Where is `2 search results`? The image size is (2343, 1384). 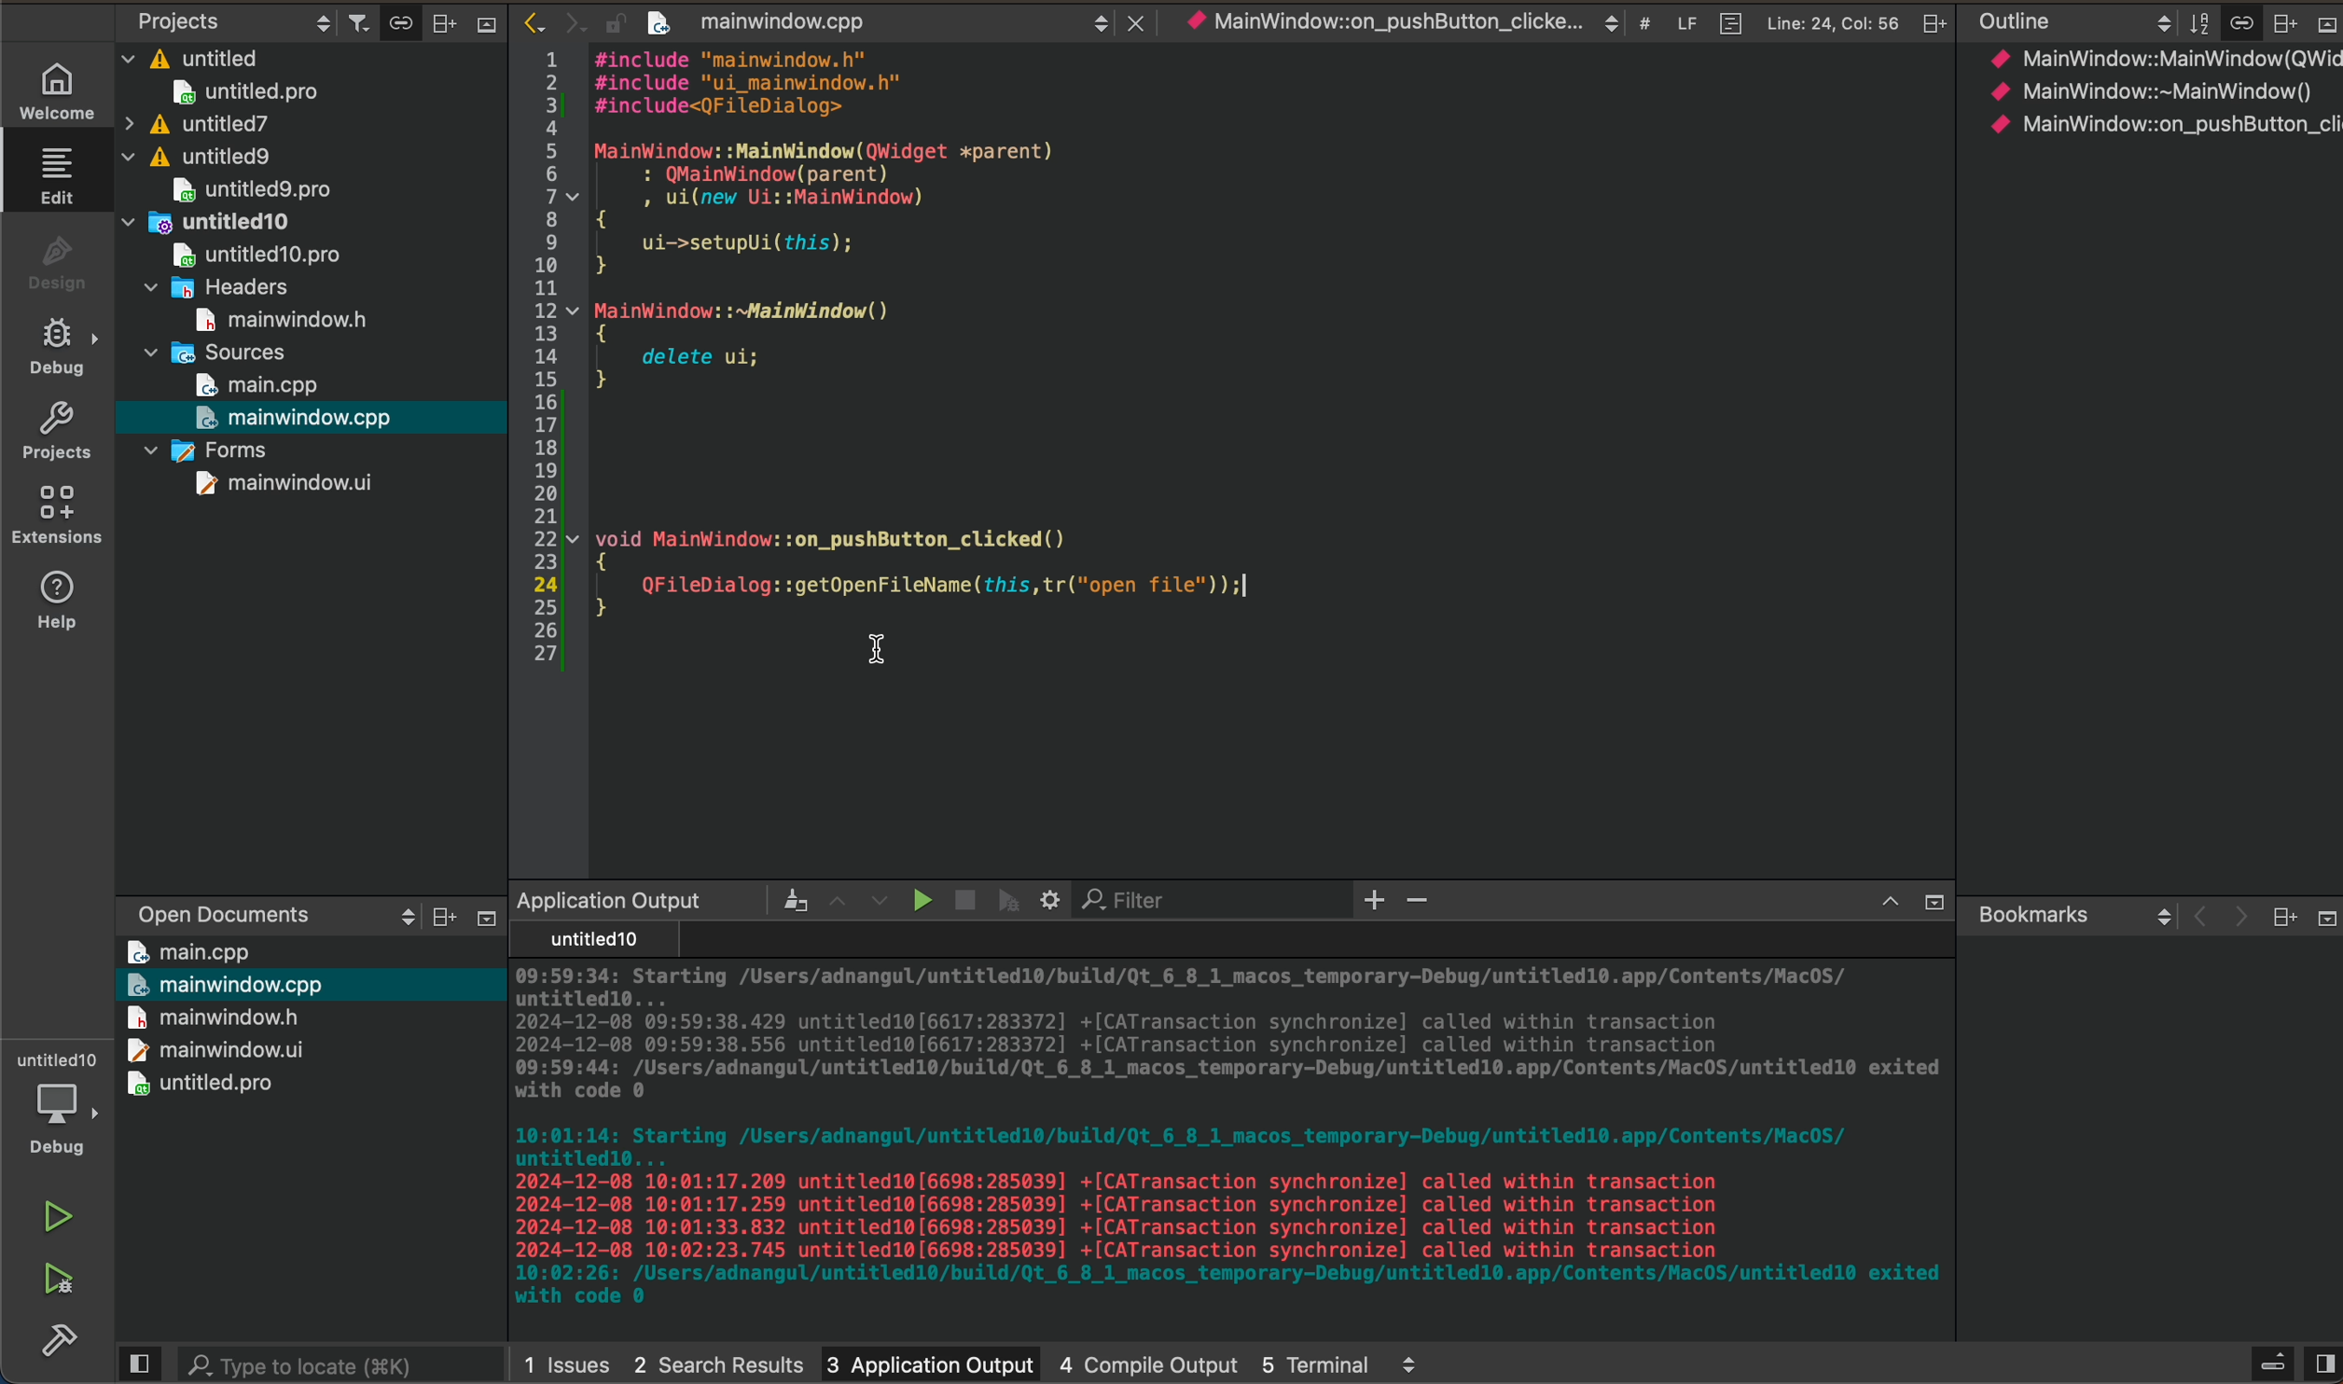 2 search results is located at coordinates (717, 1358).